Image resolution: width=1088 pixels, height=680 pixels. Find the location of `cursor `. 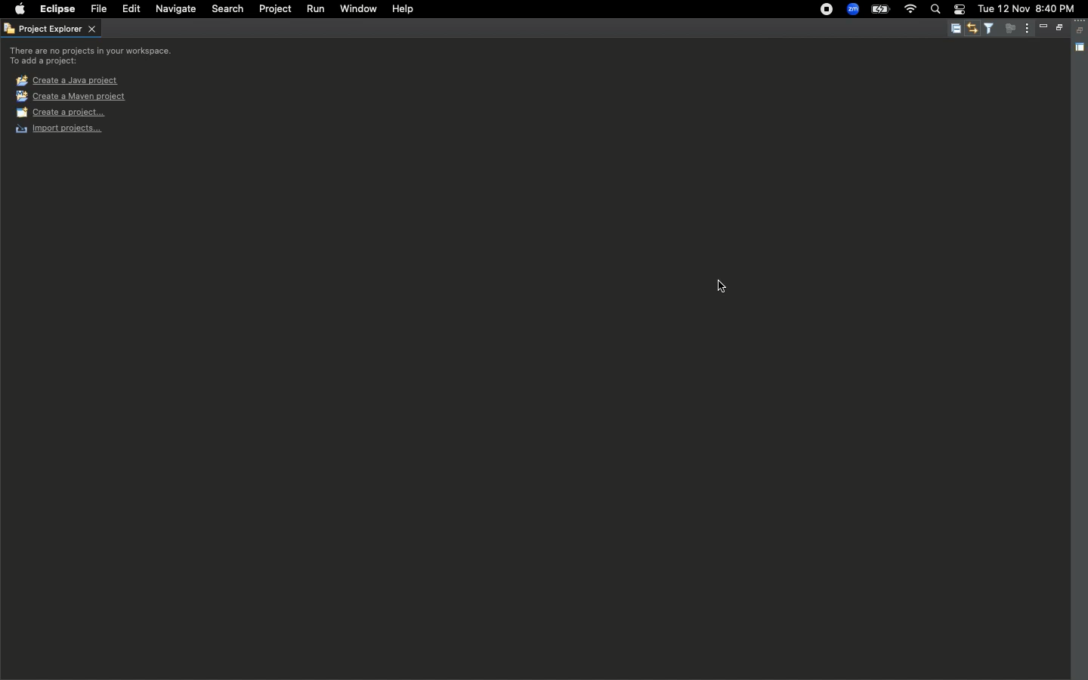

cursor  is located at coordinates (720, 286).